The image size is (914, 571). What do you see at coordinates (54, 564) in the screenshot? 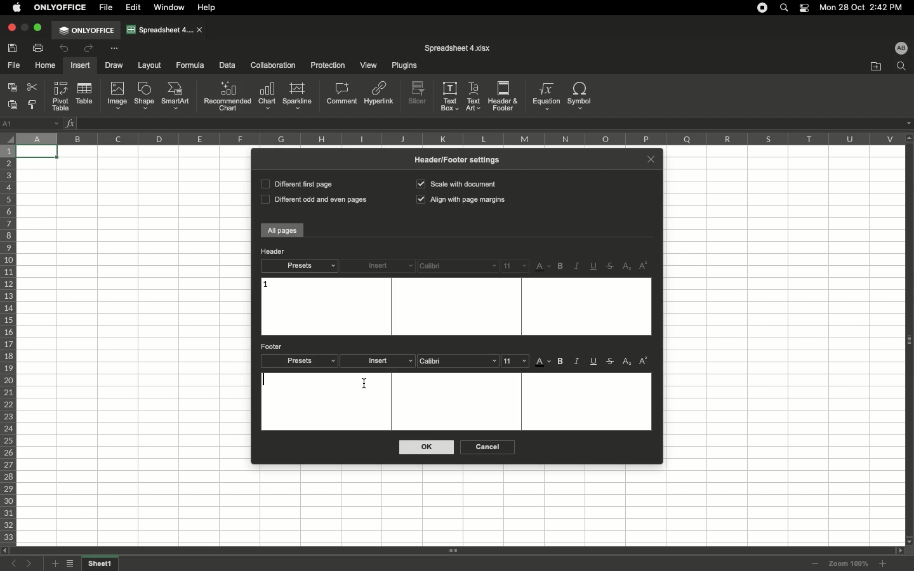
I see `Add sheet` at bounding box center [54, 564].